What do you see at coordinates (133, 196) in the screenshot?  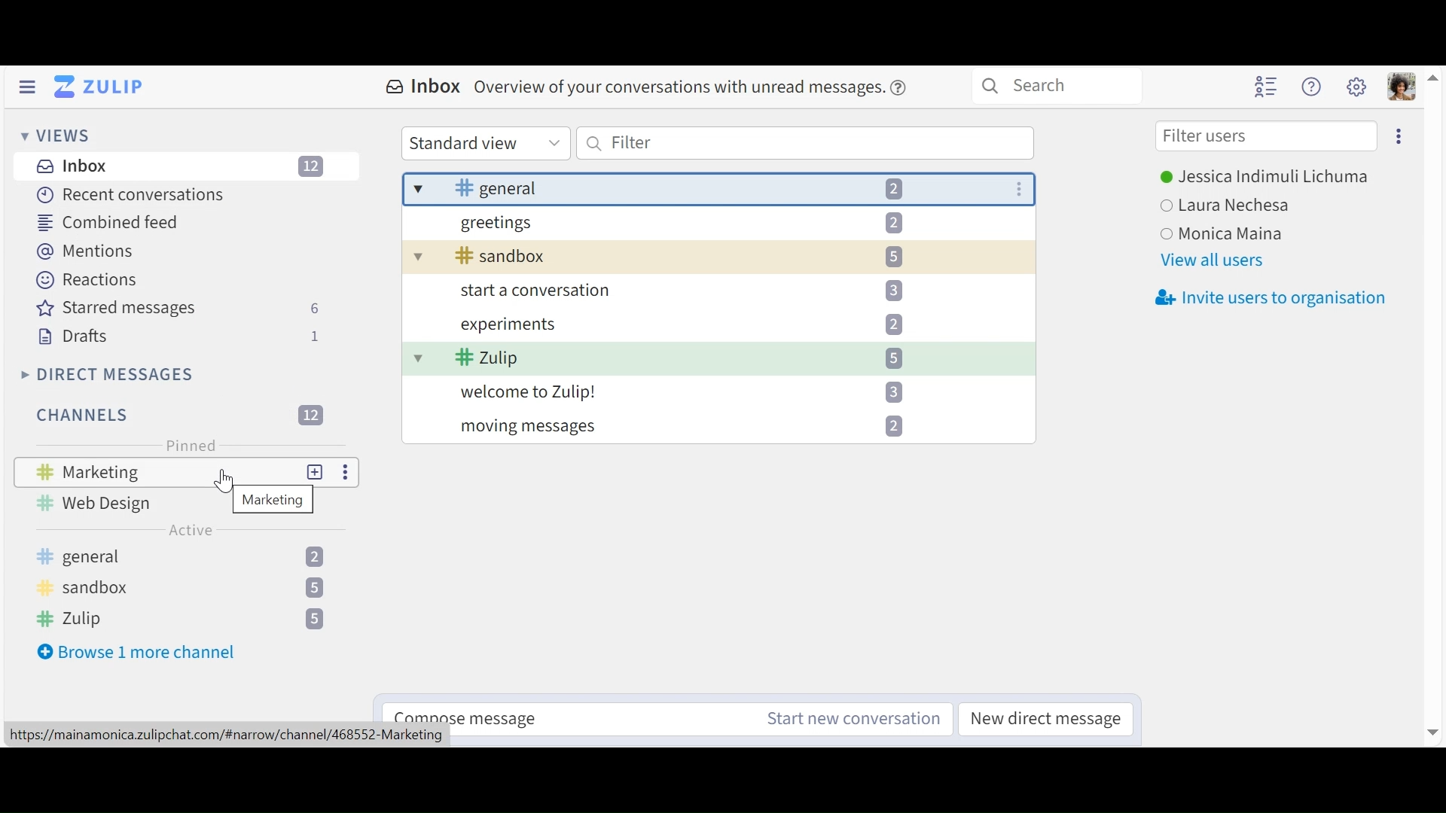 I see `Recent Conversation` at bounding box center [133, 196].